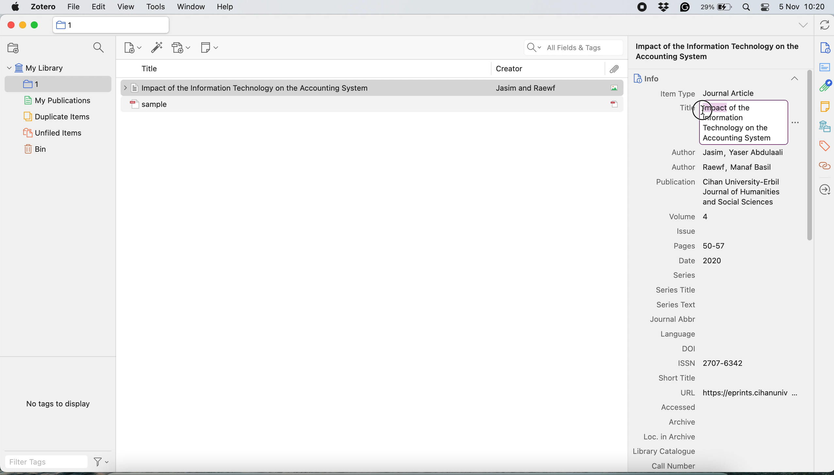 Image resolution: width=834 pixels, height=475 pixels. I want to click on Author Raewf, Manaf Basil, so click(722, 167).